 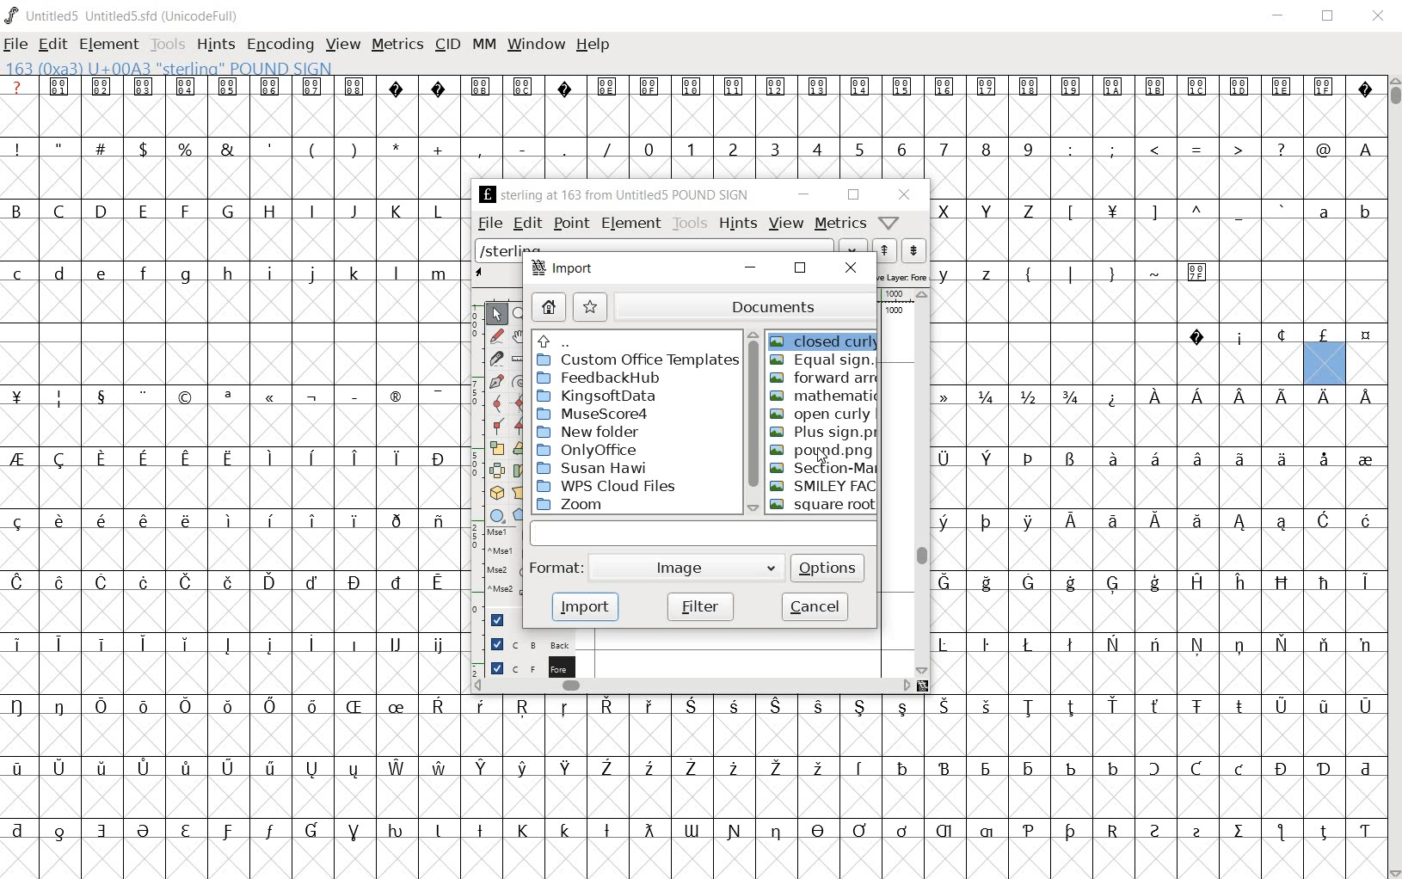 I want to click on Symbol, so click(x=1068, y=833).